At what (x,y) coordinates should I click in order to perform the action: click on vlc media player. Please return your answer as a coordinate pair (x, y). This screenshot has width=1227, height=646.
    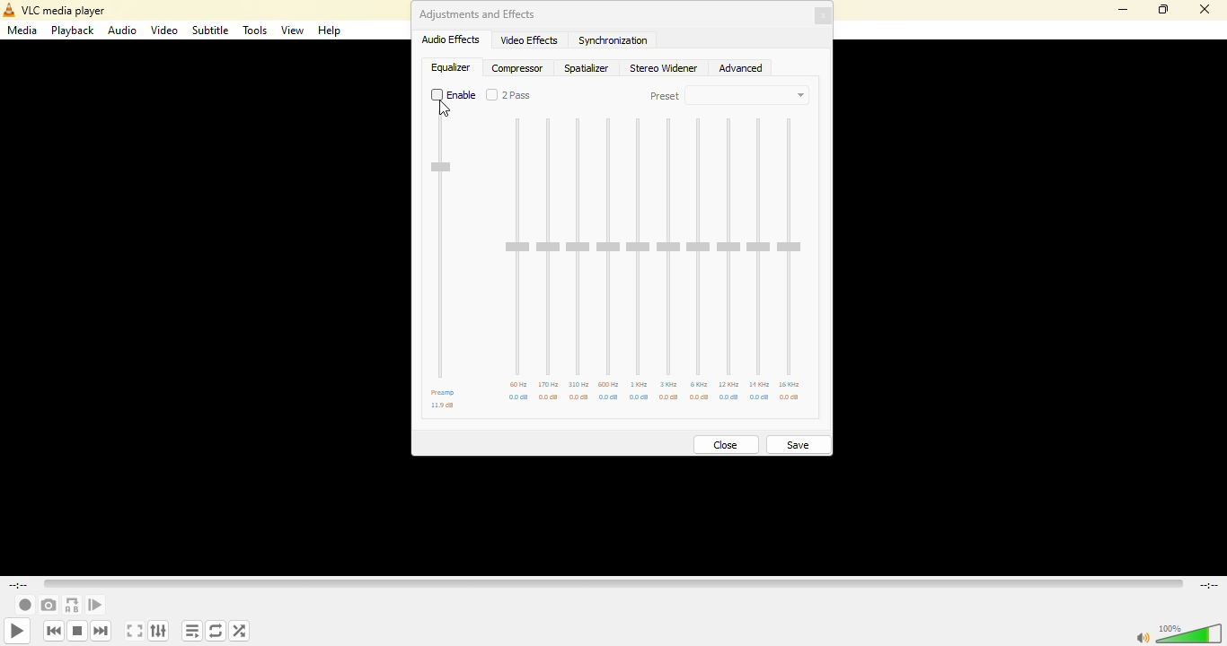
    Looking at the image, I should click on (55, 11).